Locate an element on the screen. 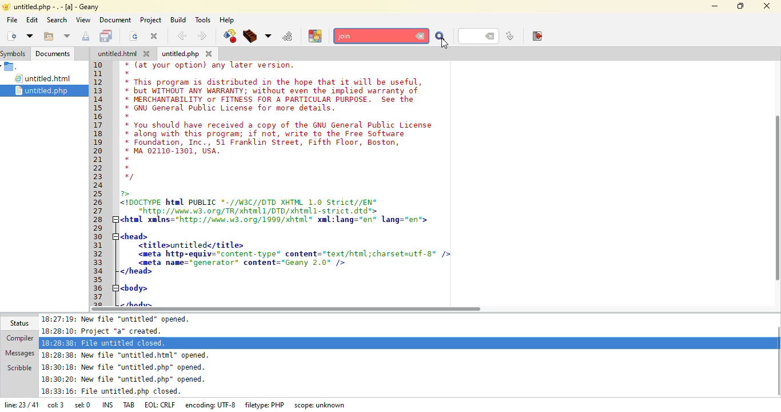 This screenshot has width=781, height=412. search line number is located at coordinates (478, 35).